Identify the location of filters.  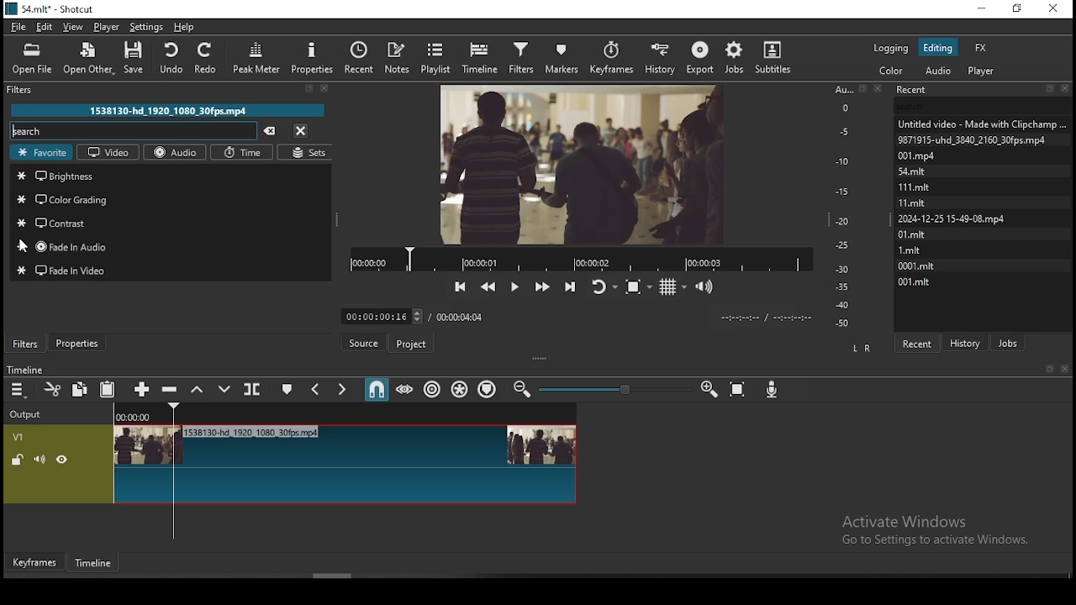
(26, 344).